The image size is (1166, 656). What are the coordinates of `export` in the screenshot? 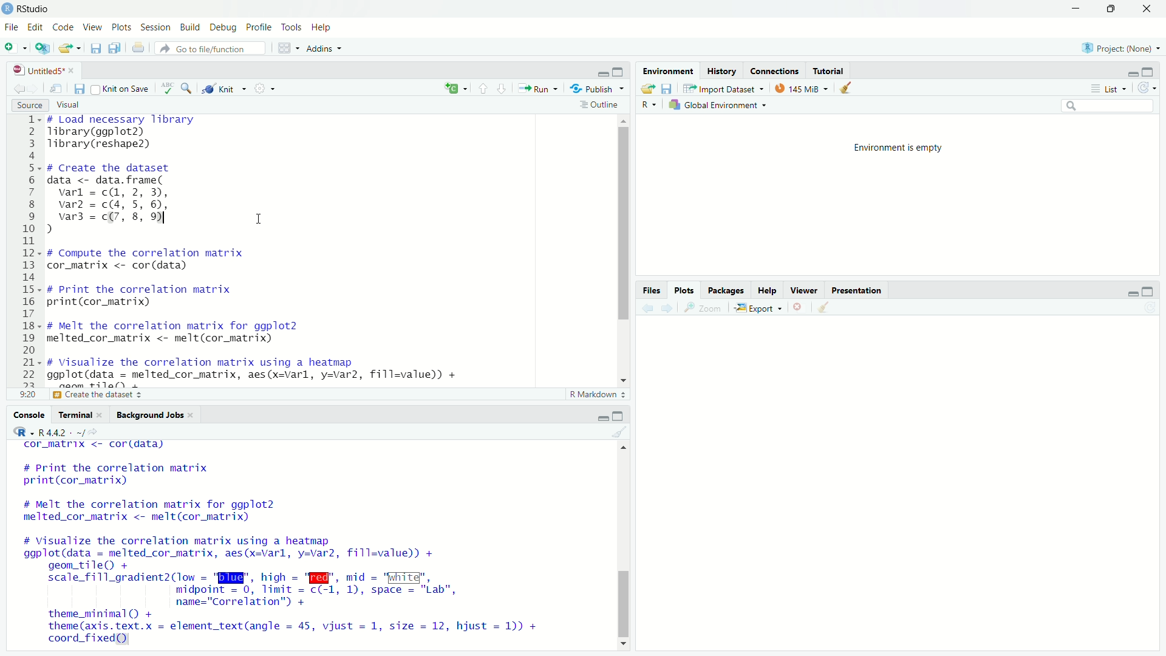 It's located at (759, 307).